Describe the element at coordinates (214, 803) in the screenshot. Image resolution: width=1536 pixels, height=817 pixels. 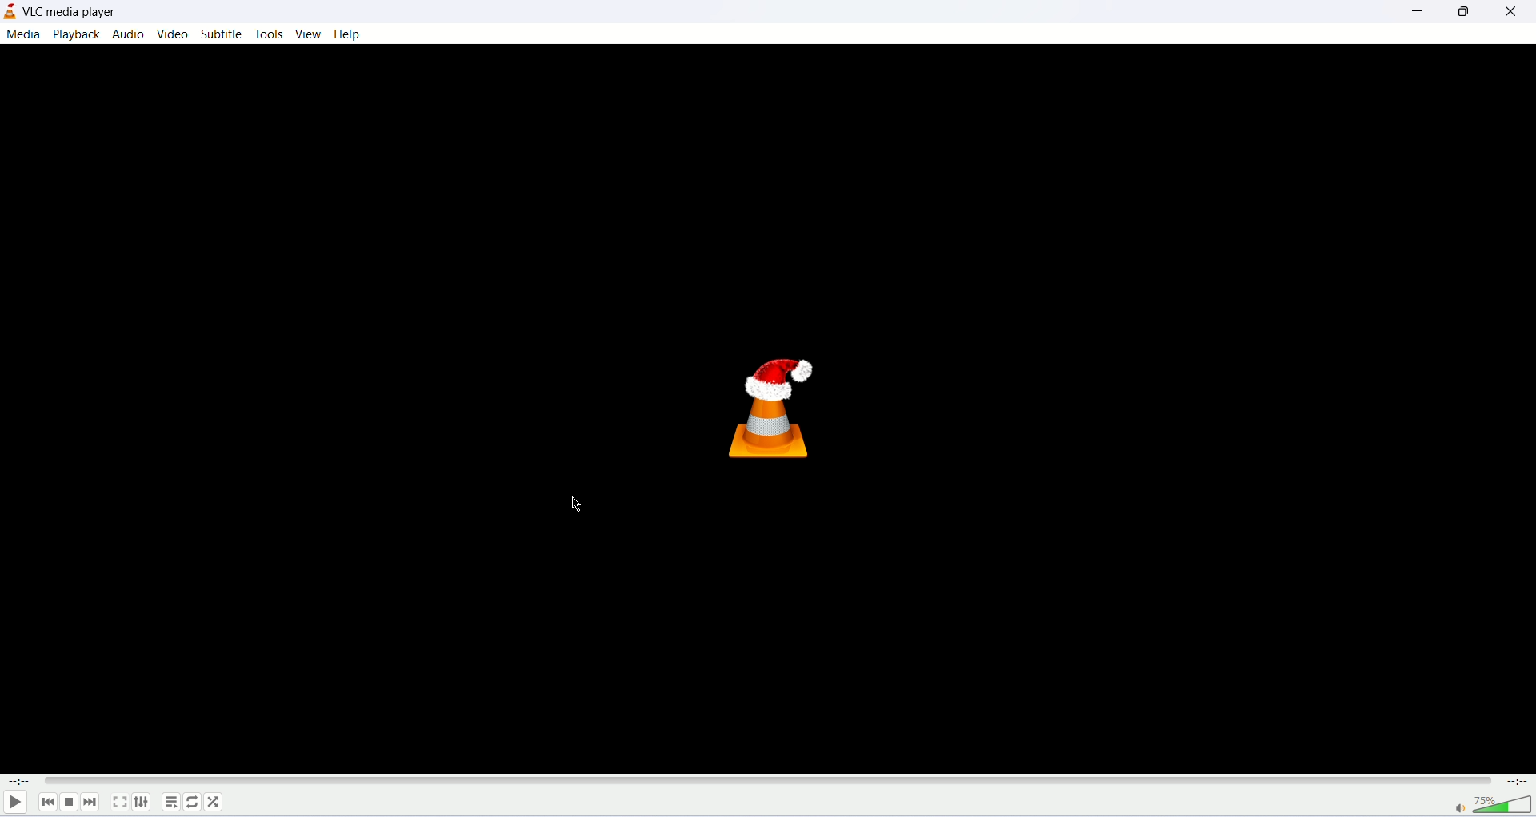
I see `random` at that location.